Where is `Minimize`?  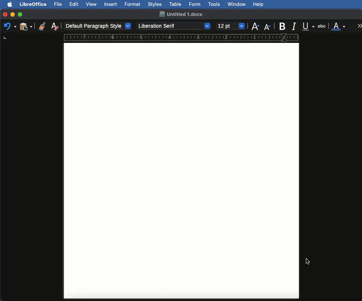 Minimize is located at coordinates (12, 14).